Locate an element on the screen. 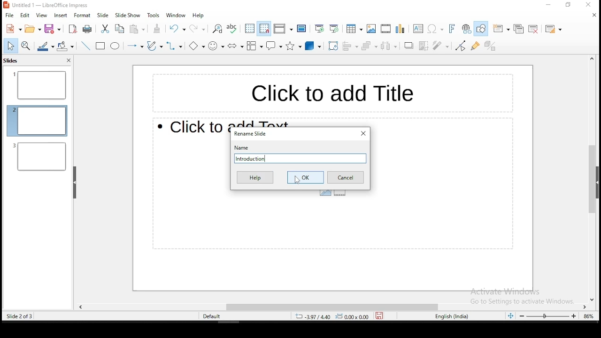 The width and height of the screenshot is (601, 338). close pane is located at coordinates (68, 61).